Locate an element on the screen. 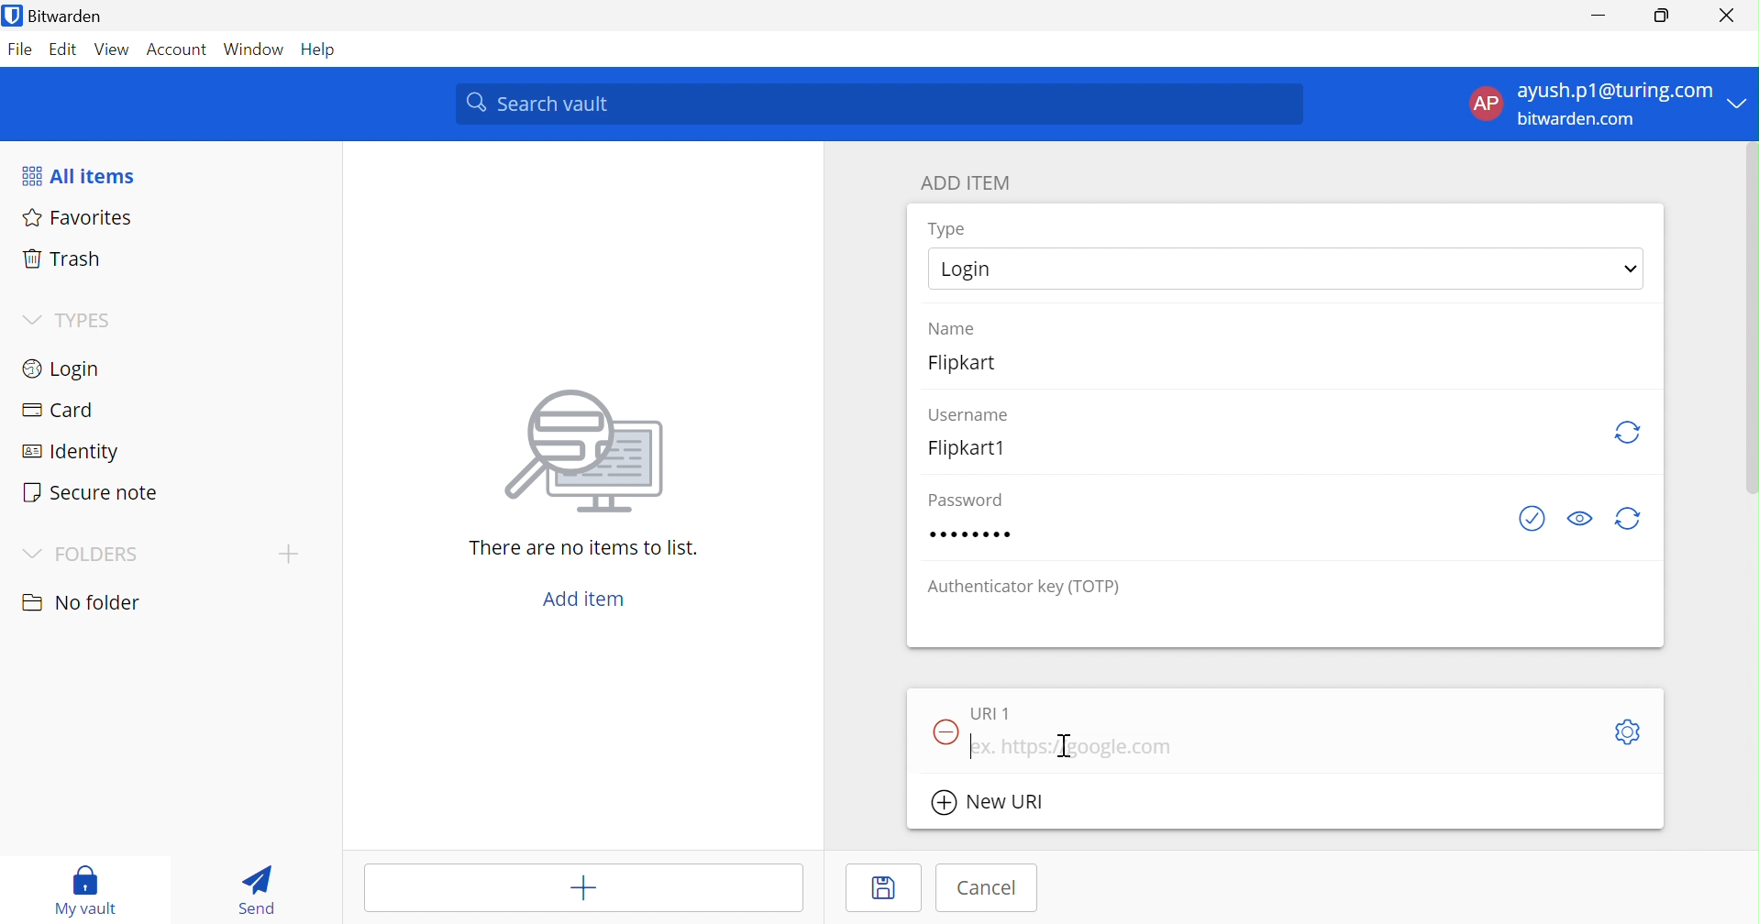  No folder is located at coordinates (84, 603).